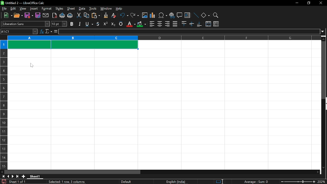 Image resolution: width=327 pixels, height=184 pixels. I want to click on paste, so click(96, 16).